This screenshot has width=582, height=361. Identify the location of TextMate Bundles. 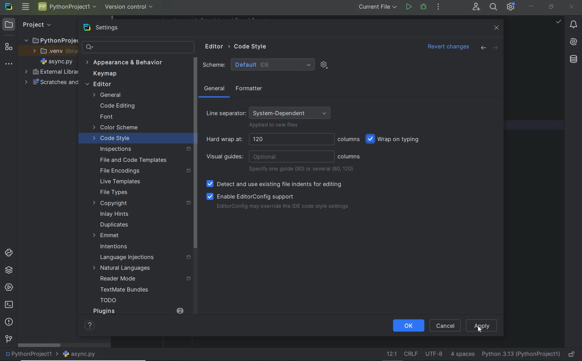
(122, 290).